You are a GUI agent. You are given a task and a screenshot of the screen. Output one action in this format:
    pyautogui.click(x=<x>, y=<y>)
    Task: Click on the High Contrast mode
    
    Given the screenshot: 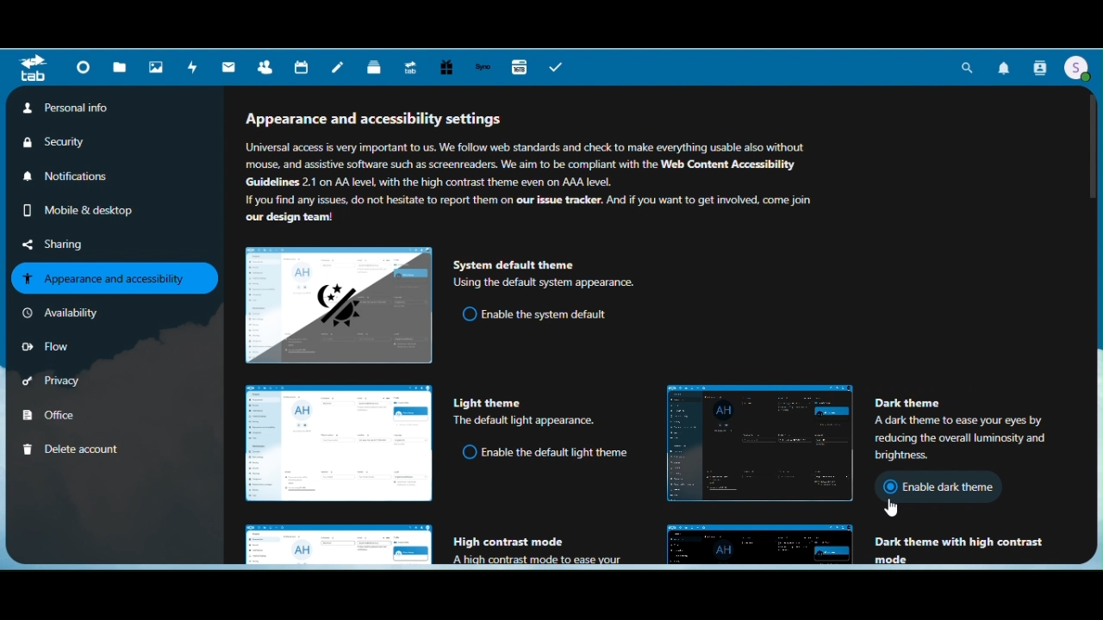 What is the action you would take?
    pyautogui.click(x=427, y=543)
    